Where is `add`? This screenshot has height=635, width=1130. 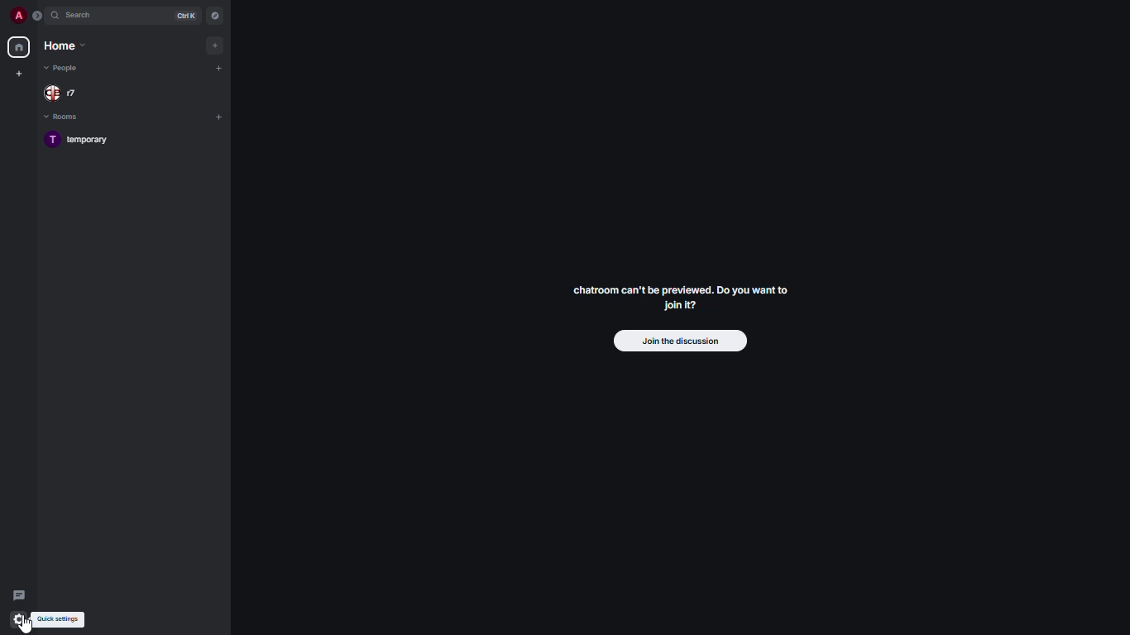 add is located at coordinates (219, 66).